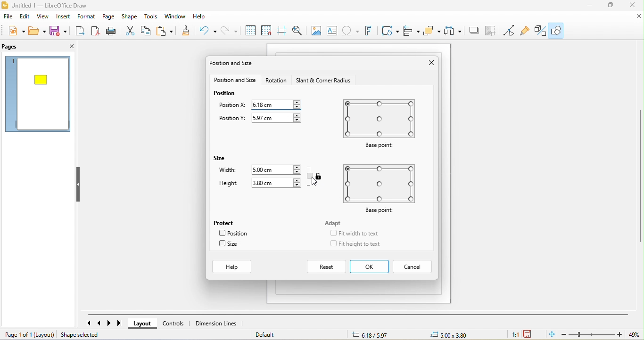 This screenshot has width=644, height=340. What do you see at coordinates (79, 32) in the screenshot?
I see `export` at bounding box center [79, 32].